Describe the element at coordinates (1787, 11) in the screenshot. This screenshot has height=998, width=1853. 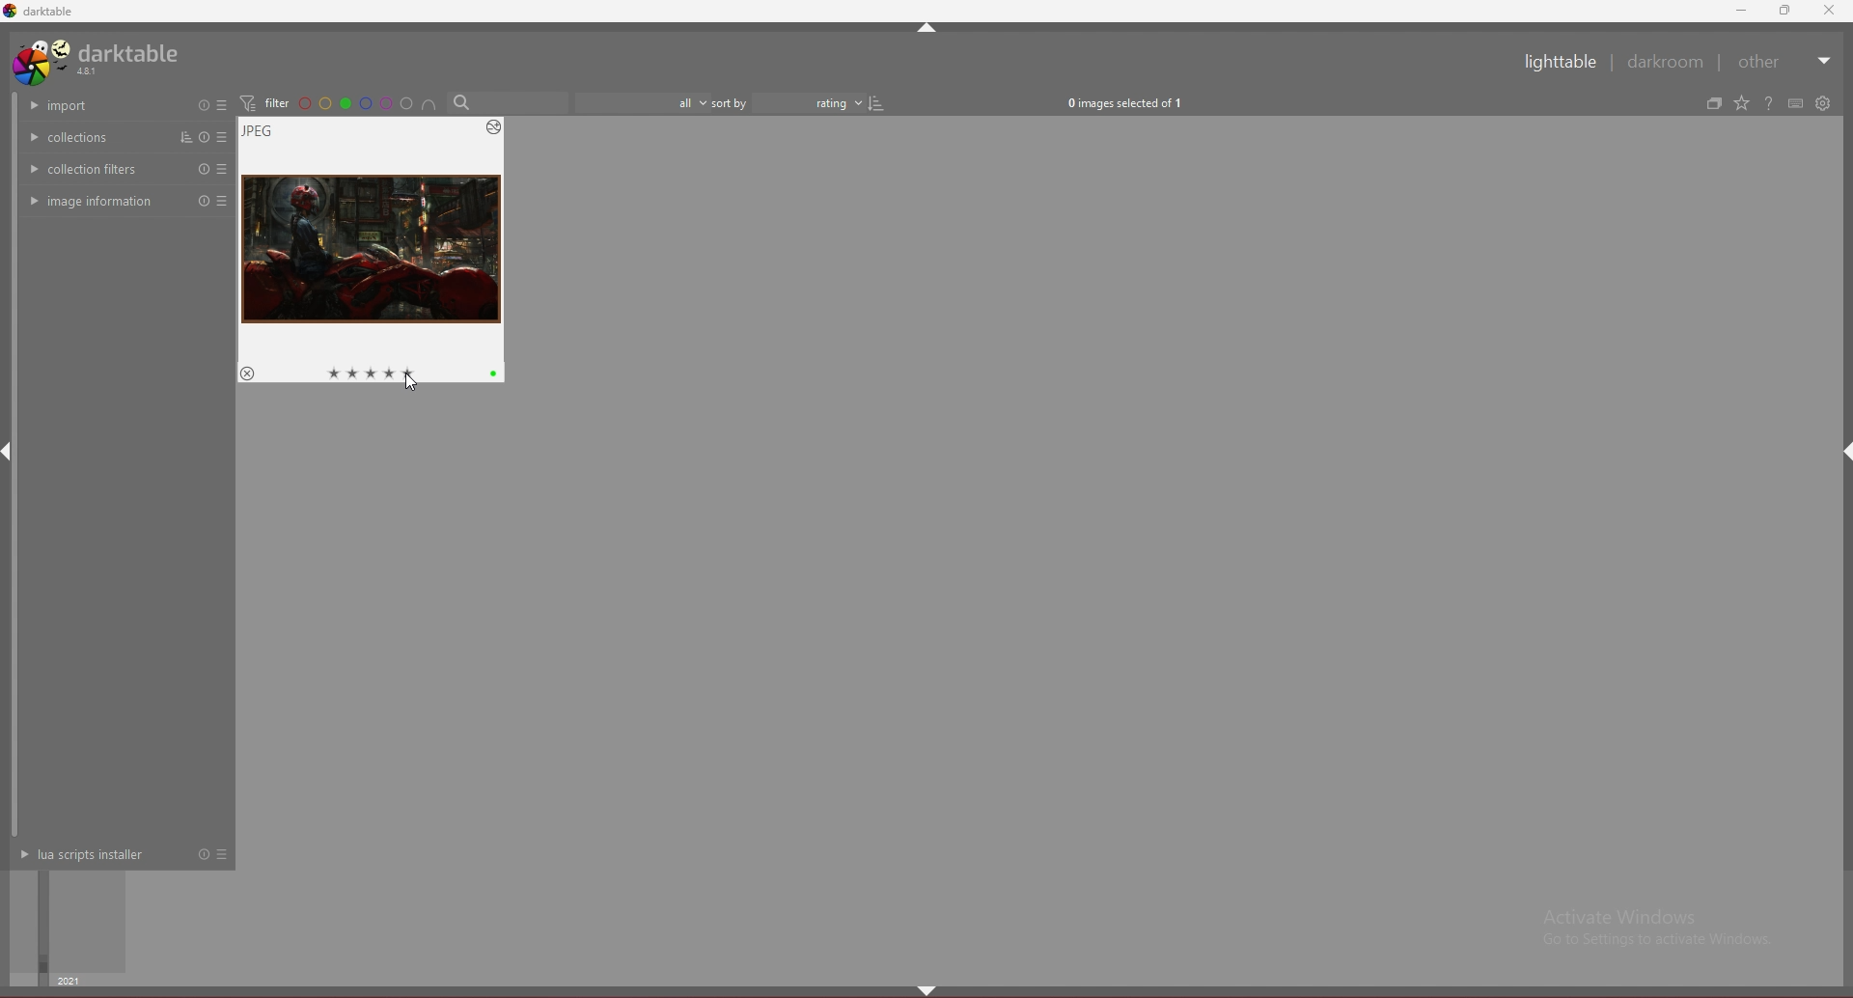
I see `resize` at that location.